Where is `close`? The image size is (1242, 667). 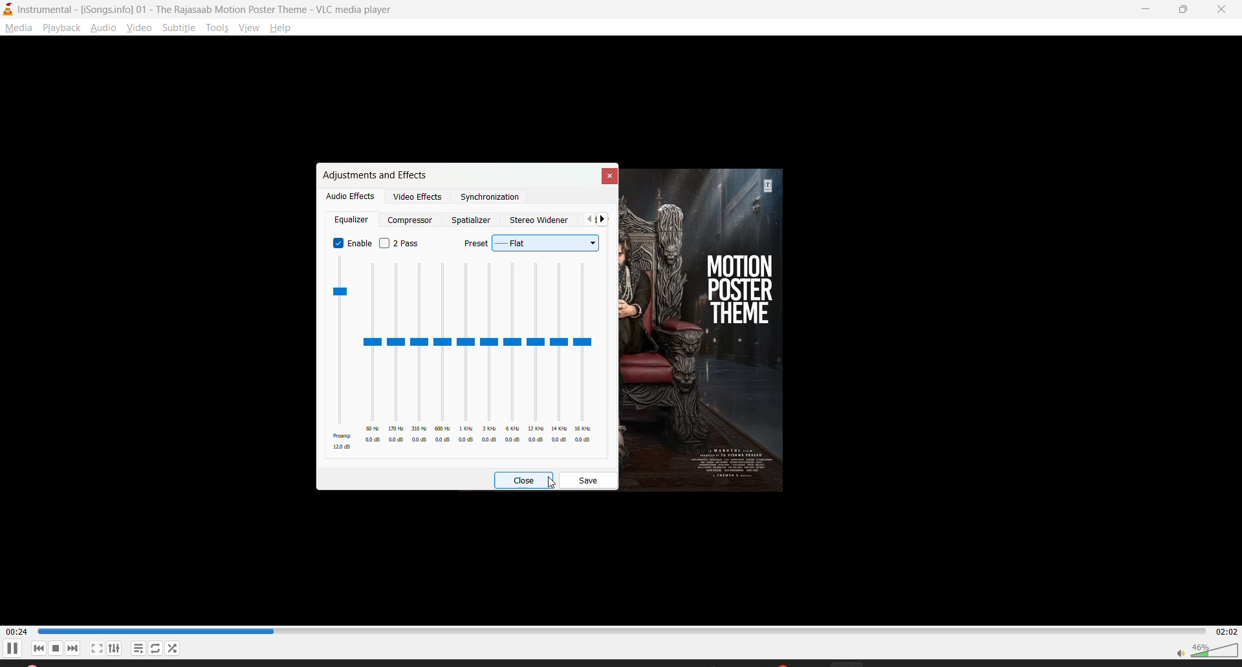 close is located at coordinates (1223, 10).